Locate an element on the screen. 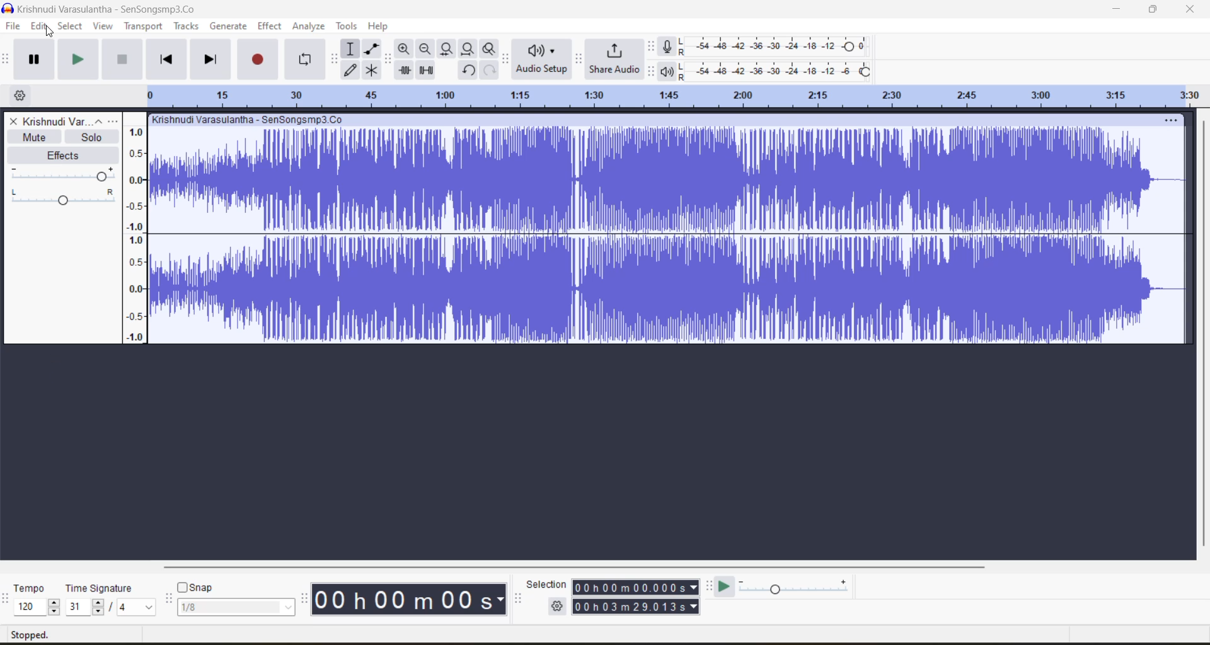 The image size is (1210, 645). select edit is located at coordinates (41, 28).